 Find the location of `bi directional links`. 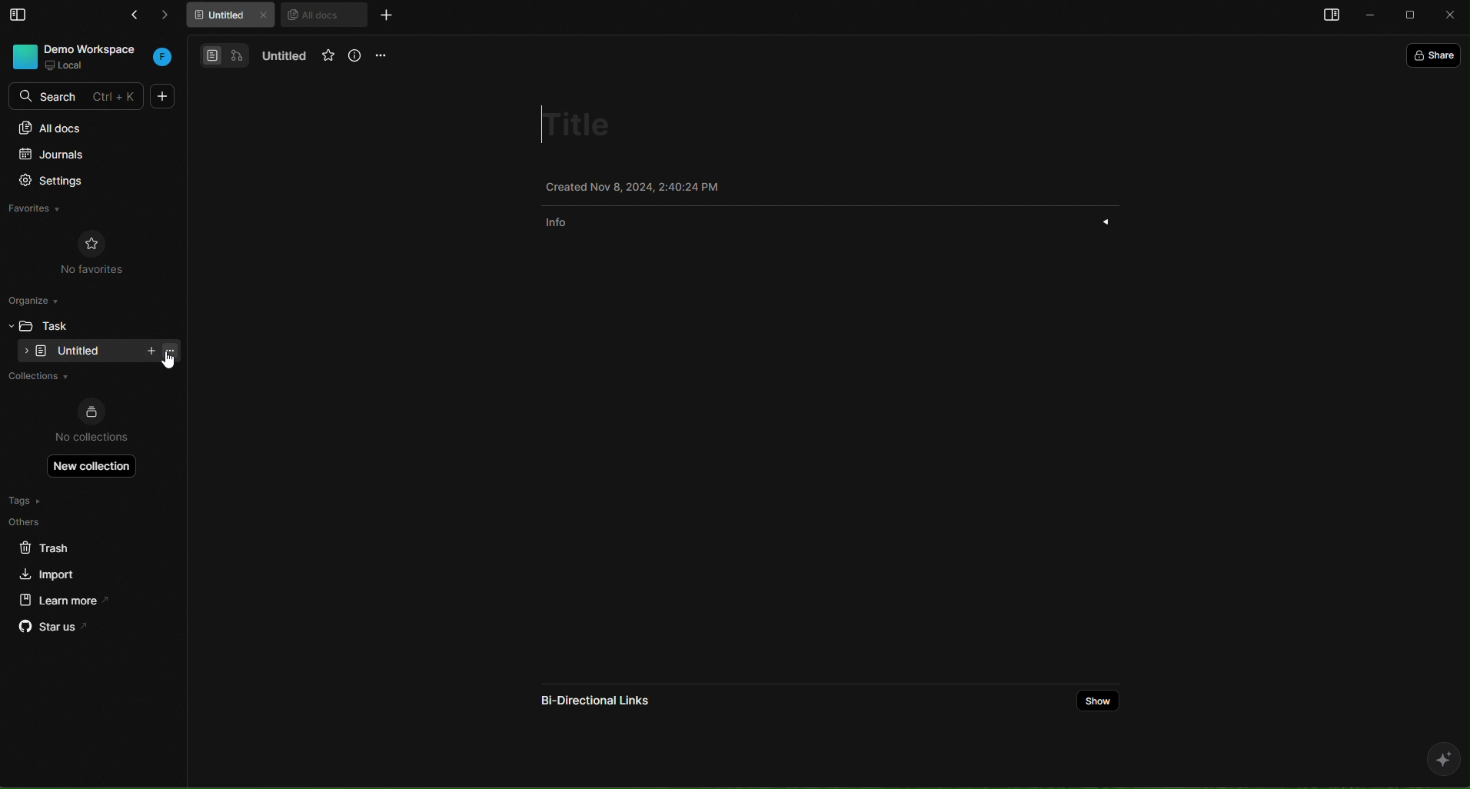

bi directional links is located at coordinates (592, 695).